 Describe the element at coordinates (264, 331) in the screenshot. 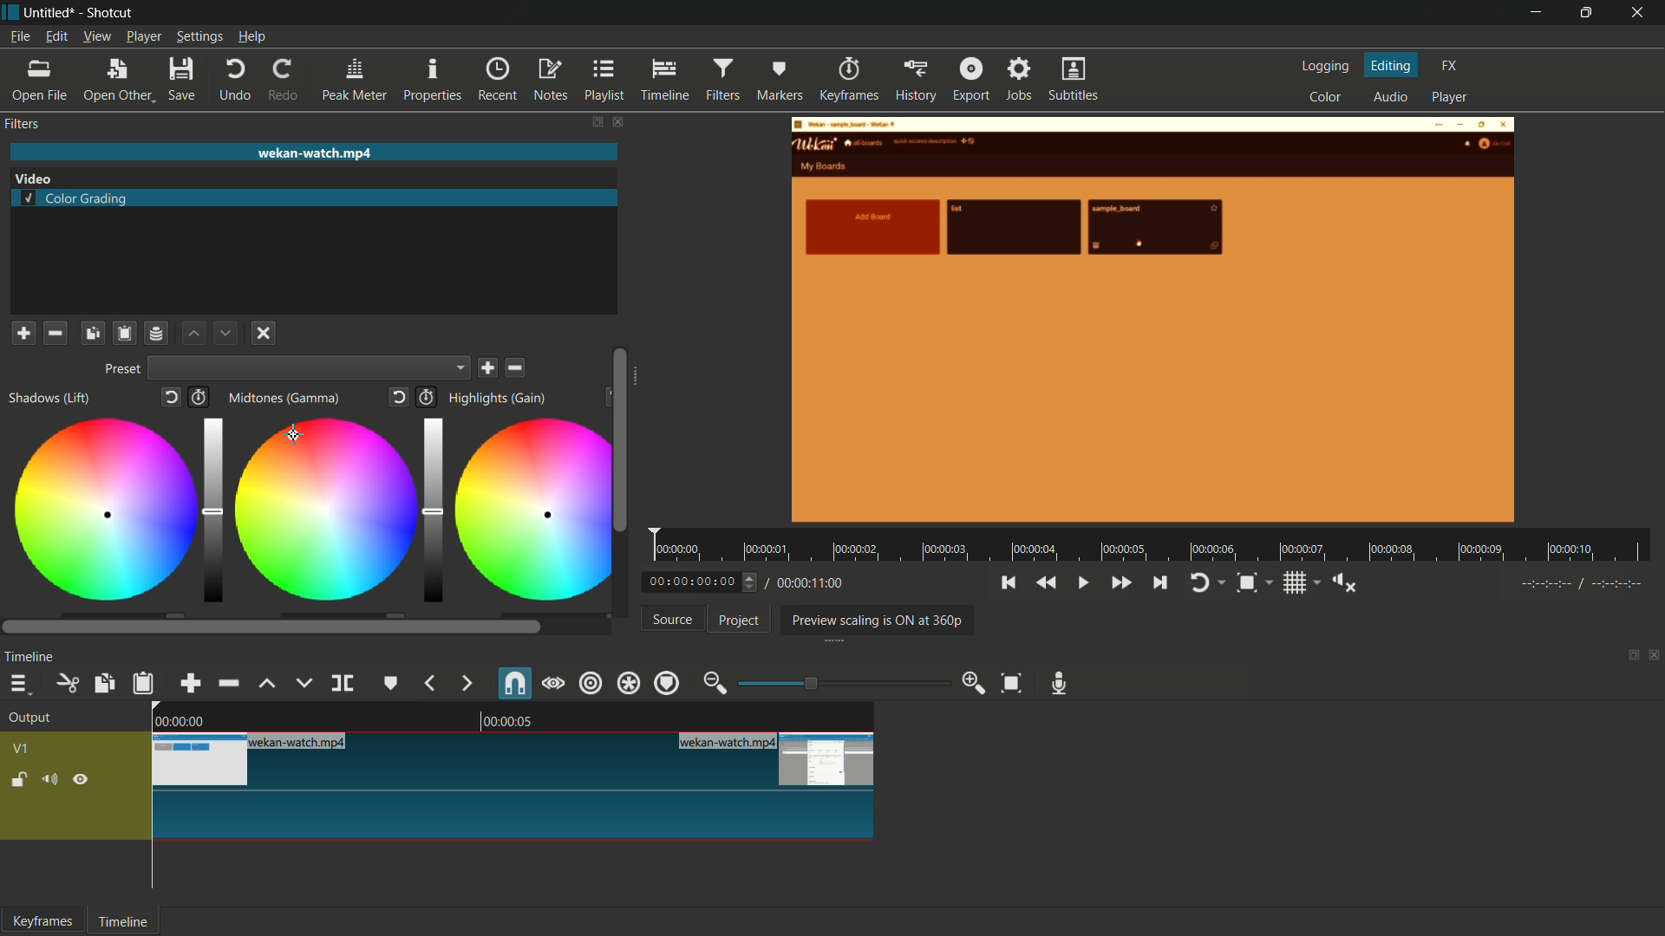

I see `deselect a filter` at that location.